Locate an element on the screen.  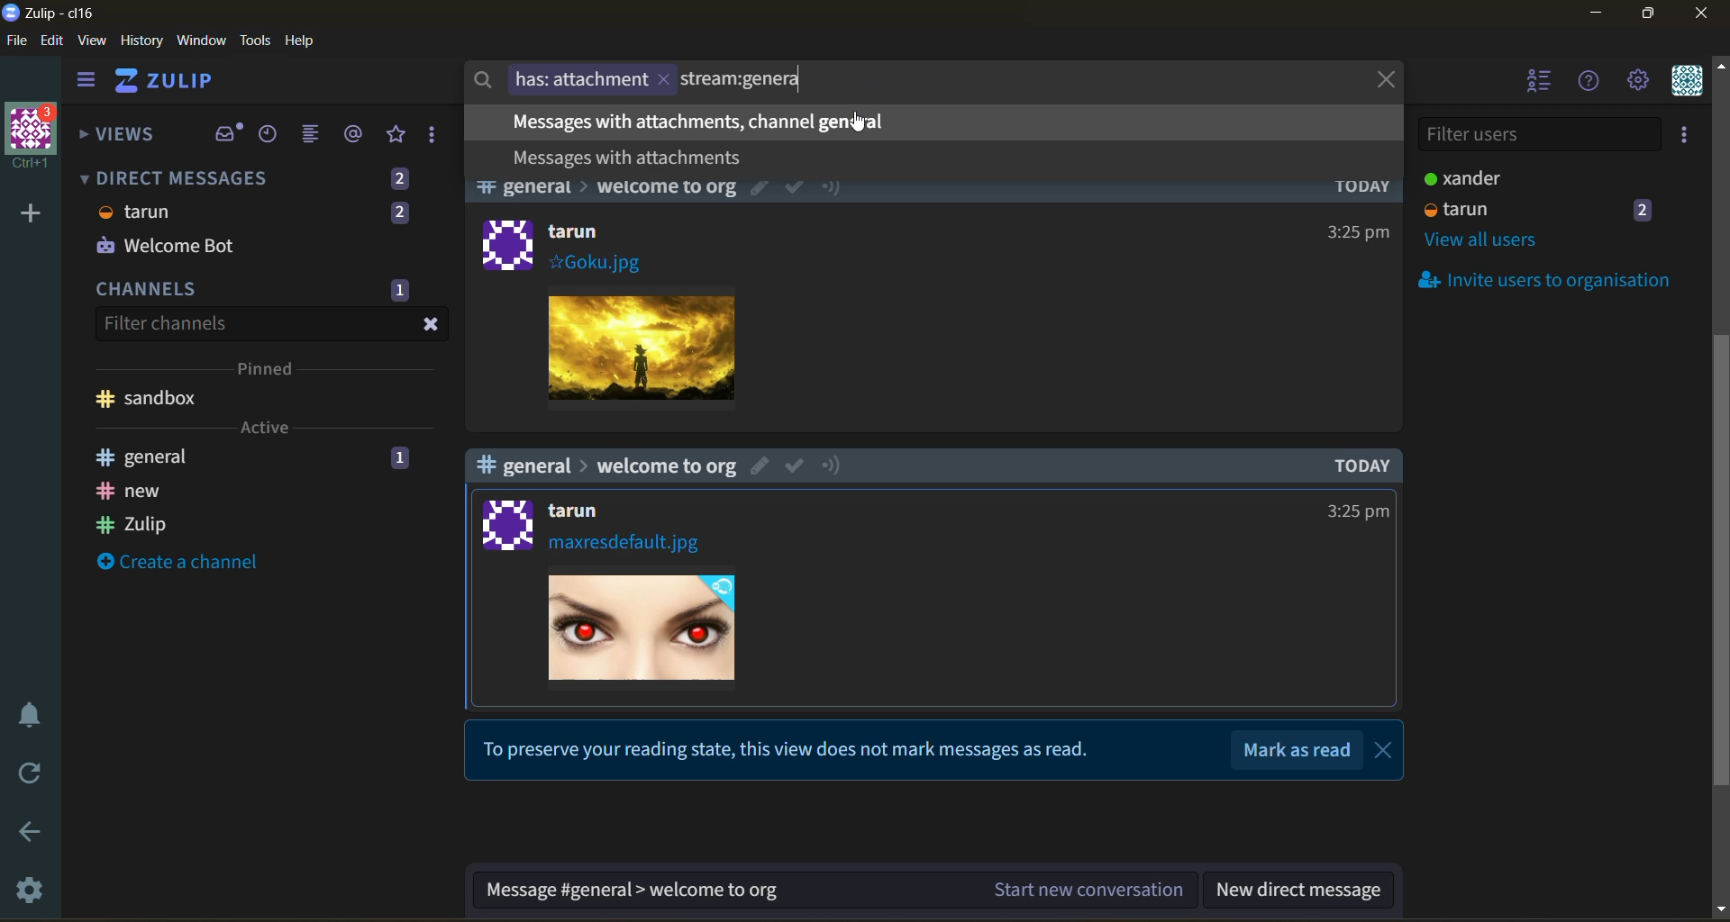
edit  is located at coordinates (757, 186).